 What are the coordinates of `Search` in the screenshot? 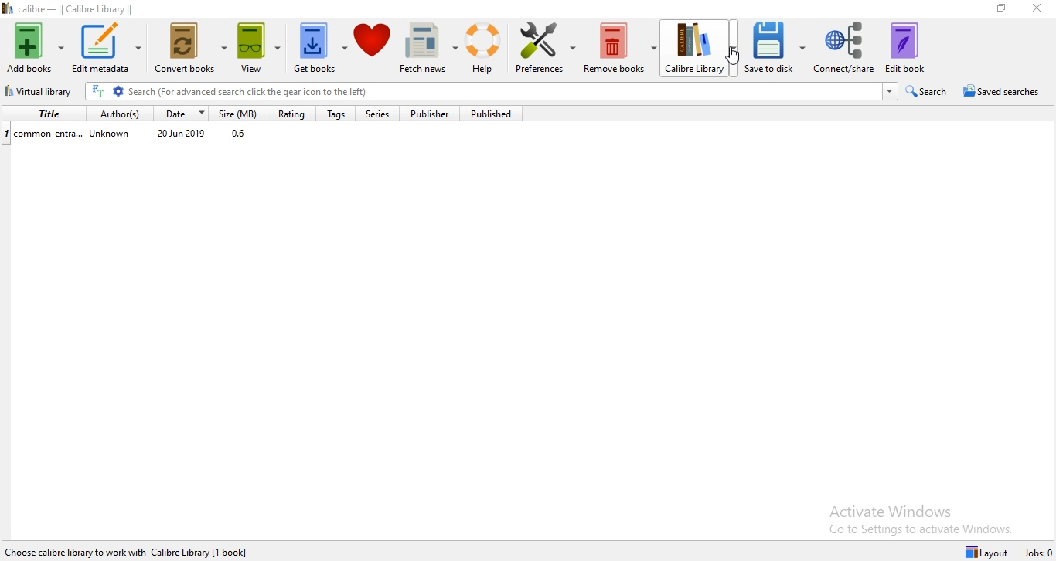 It's located at (930, 91).